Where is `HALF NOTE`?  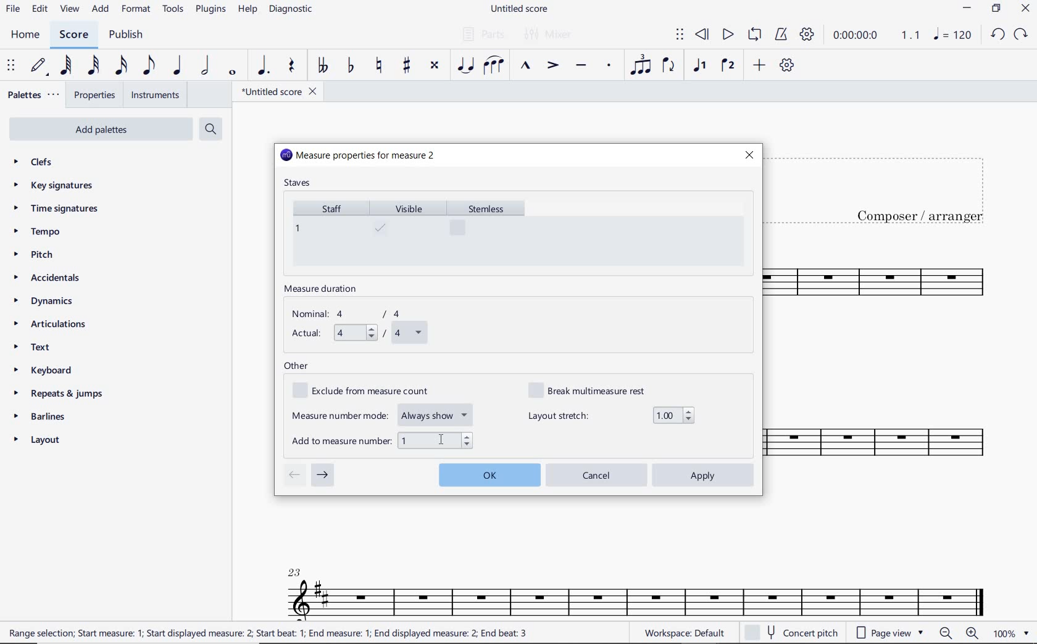 HALF NOTE is located at coordinates (206, 66).